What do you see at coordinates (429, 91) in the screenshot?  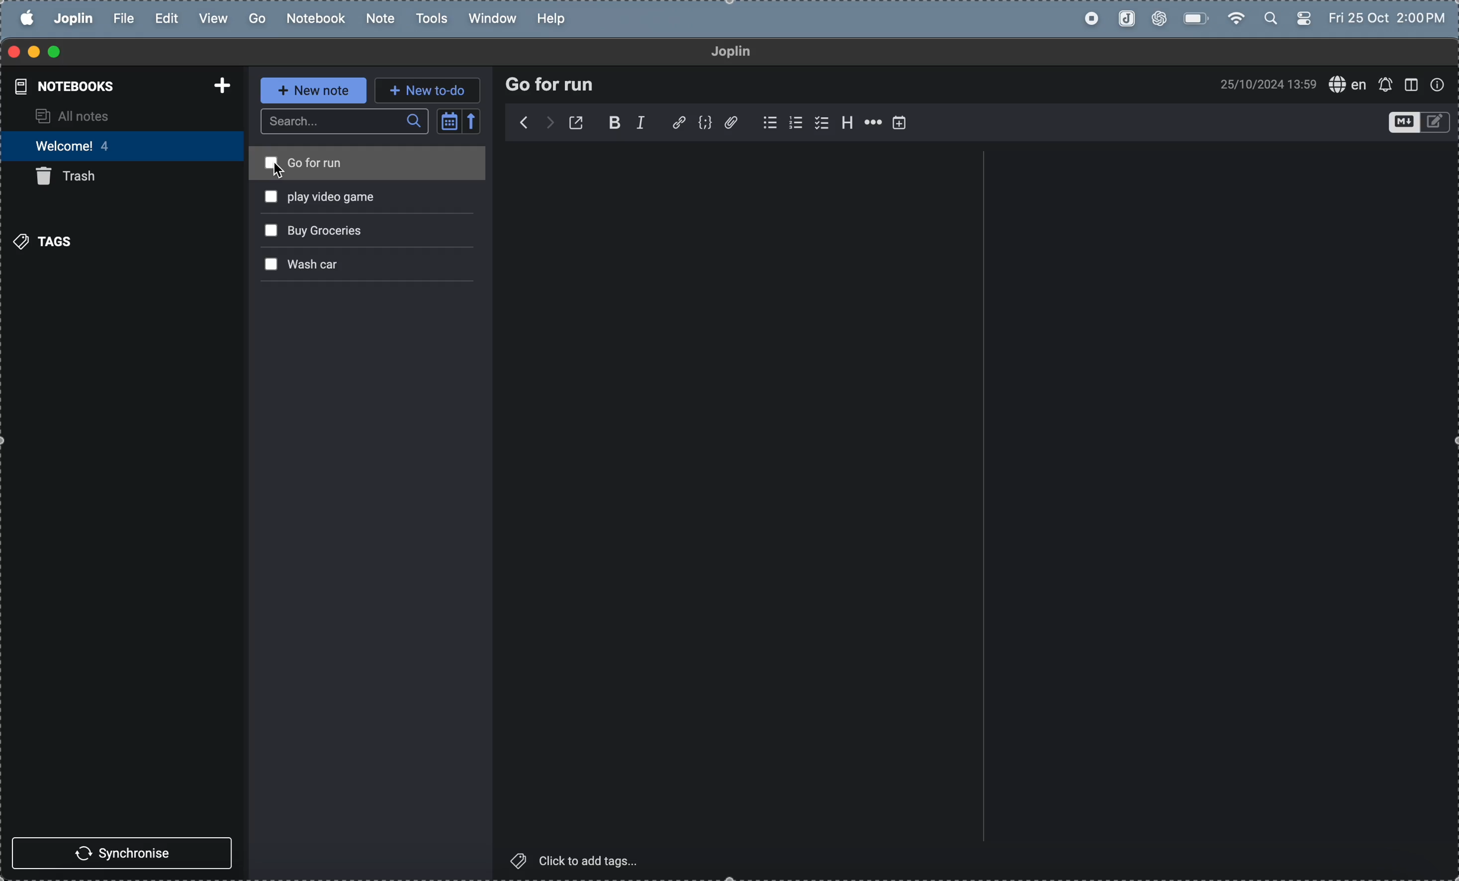 I see `new to do` at bounding box center [429, 91].